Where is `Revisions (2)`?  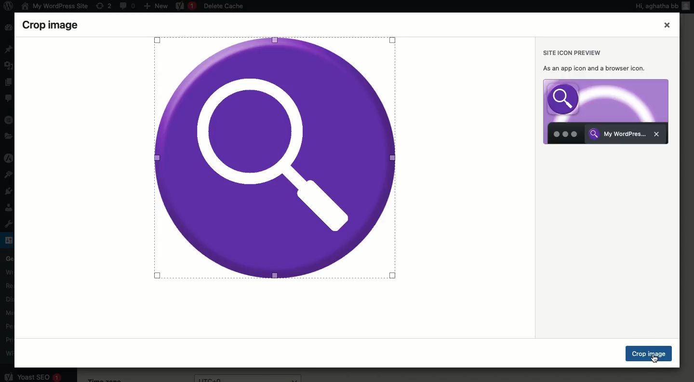
Revisions (2) is located at coordinates (104, 6).